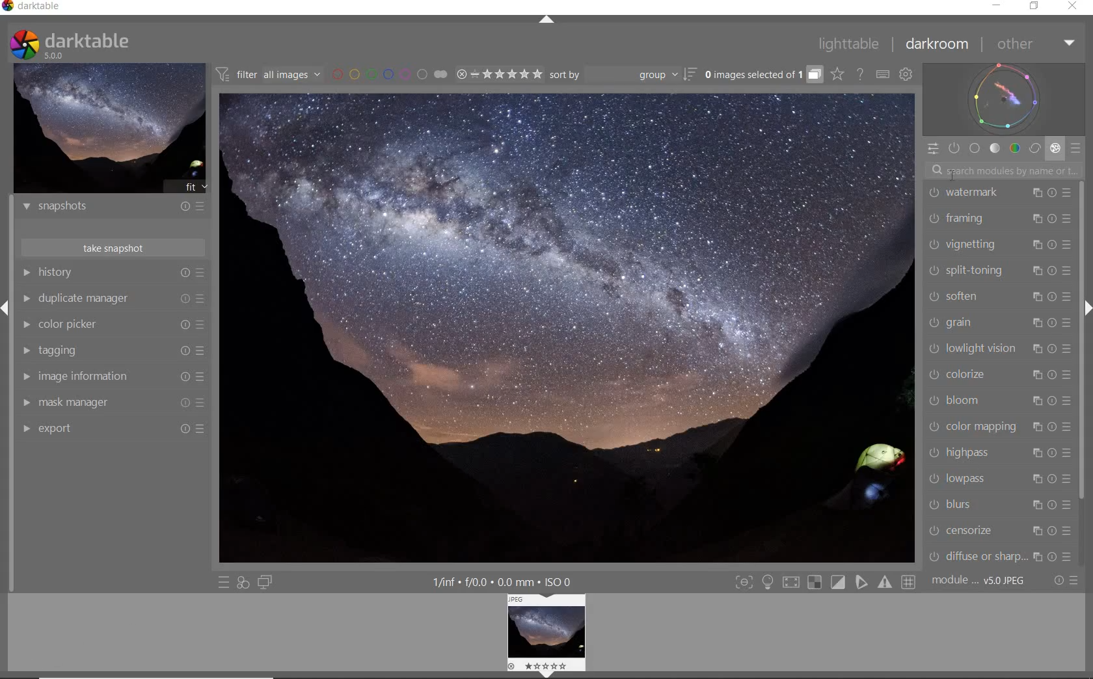  I want to click on presets, so click(1066, 479).